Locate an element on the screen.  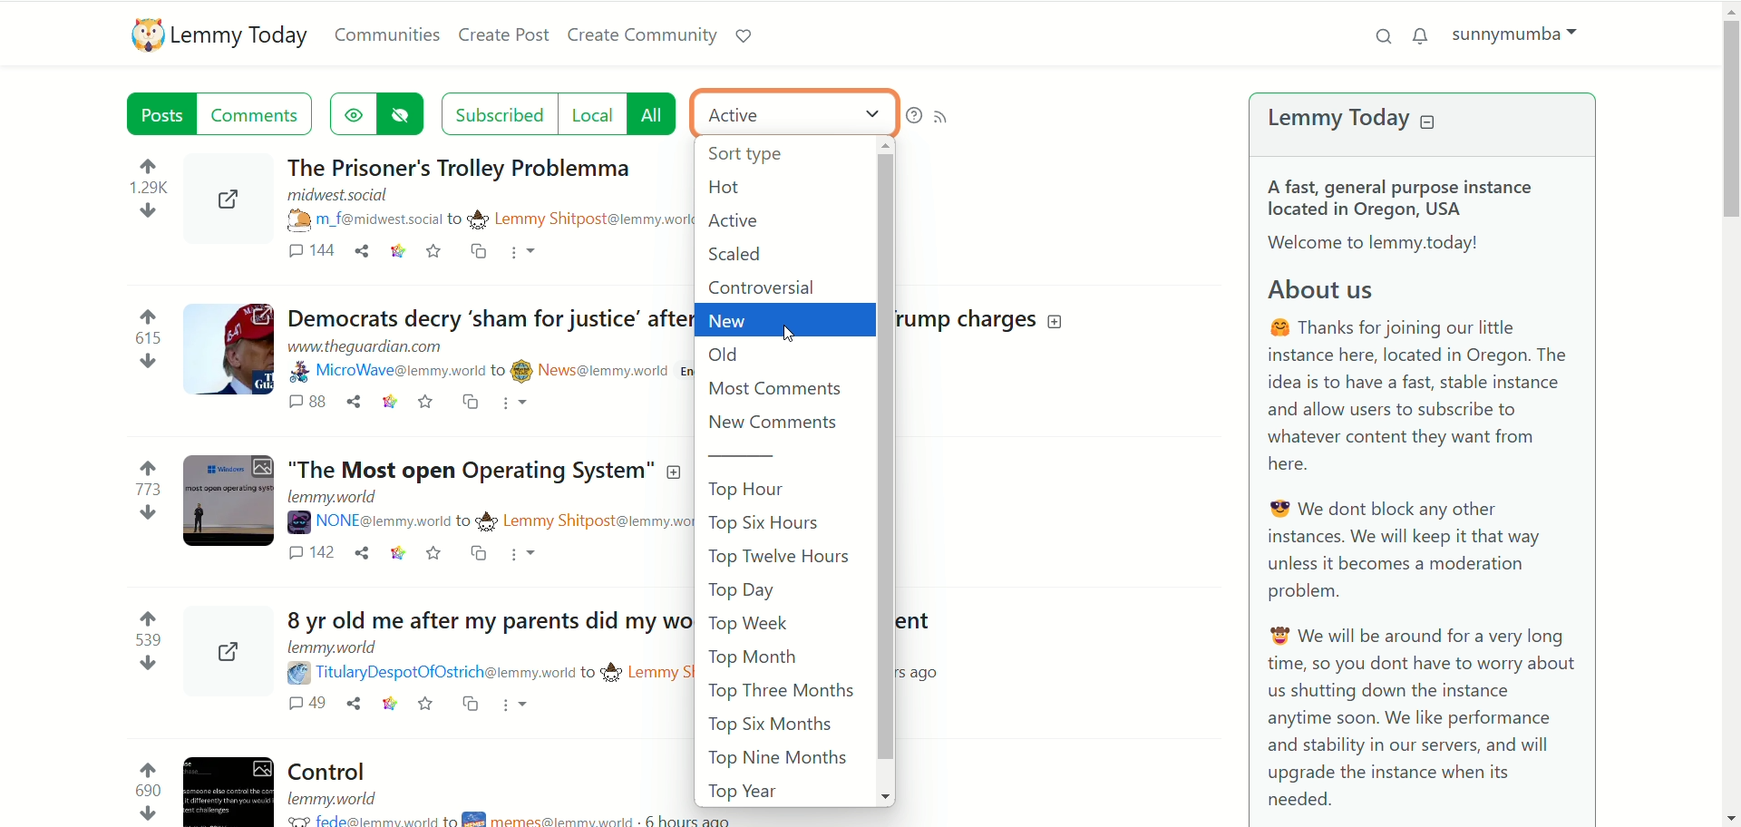
cross post is located at coordinates (481, 559).